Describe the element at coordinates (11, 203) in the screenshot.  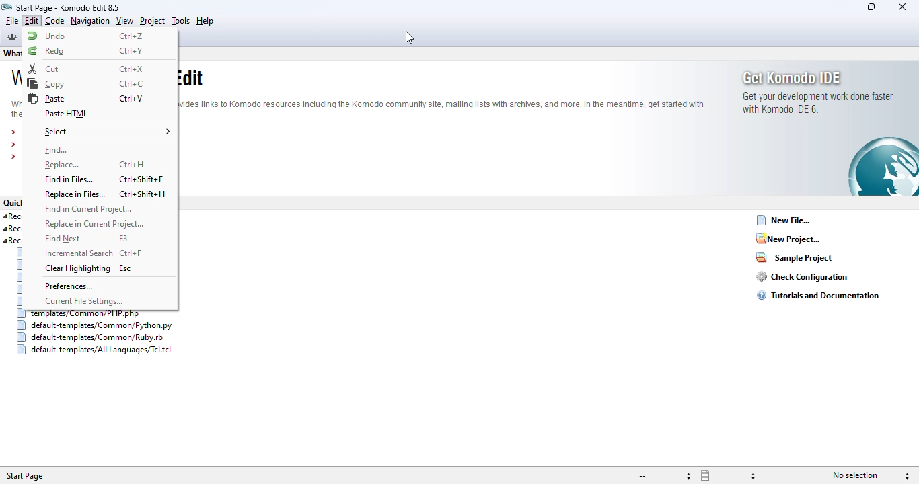
I see `quick links` at that location.